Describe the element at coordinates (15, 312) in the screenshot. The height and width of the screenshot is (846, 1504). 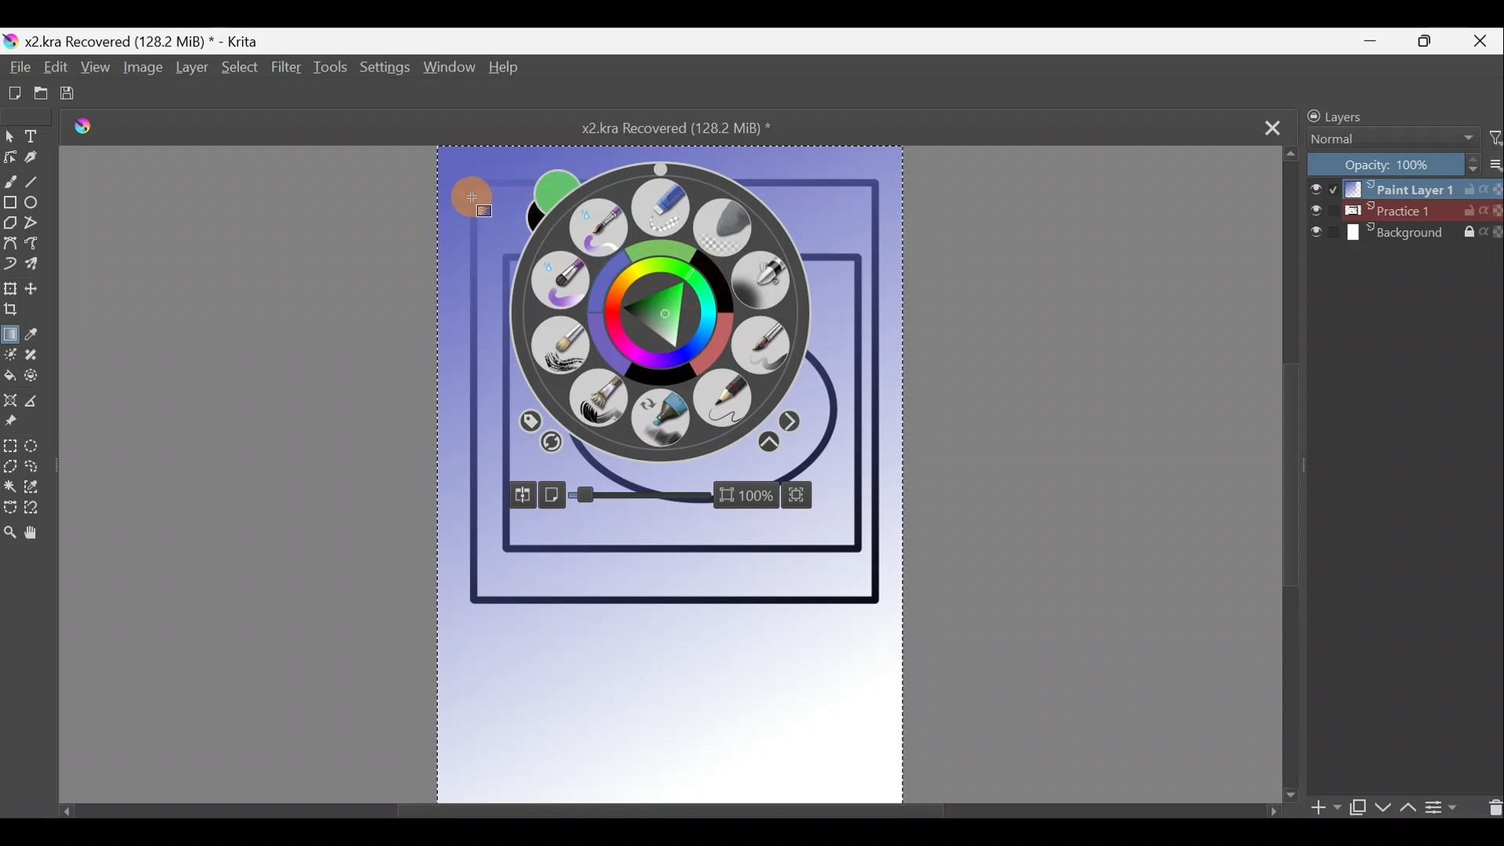
I see `Crop the image to an area` at that location.